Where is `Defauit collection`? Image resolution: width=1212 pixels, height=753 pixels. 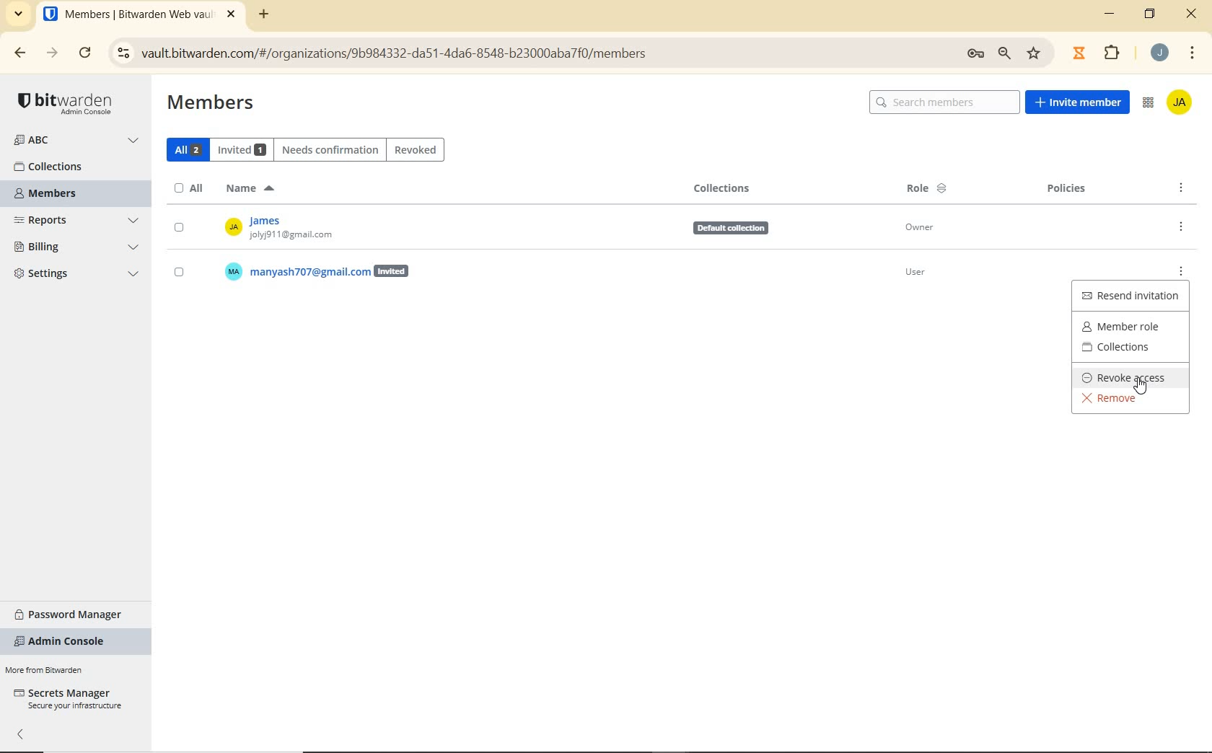
Defauit collection is located at coordinates (724, 229).